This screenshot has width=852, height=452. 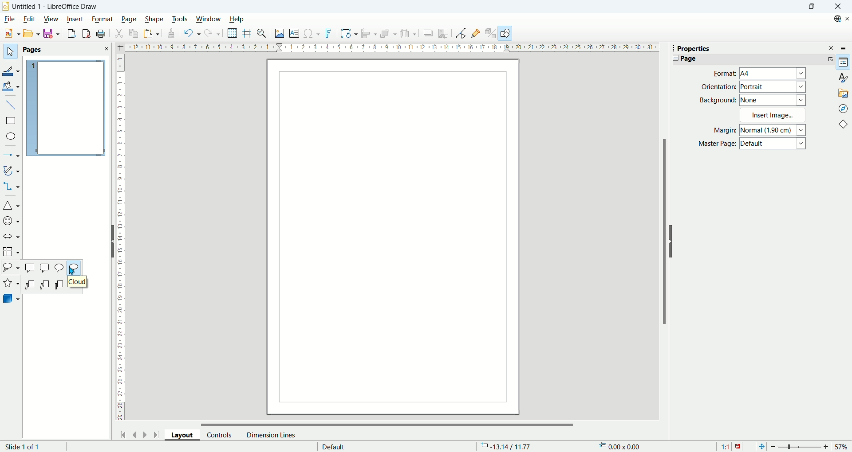 I want to click on slide number, so click(x=24, y=447).